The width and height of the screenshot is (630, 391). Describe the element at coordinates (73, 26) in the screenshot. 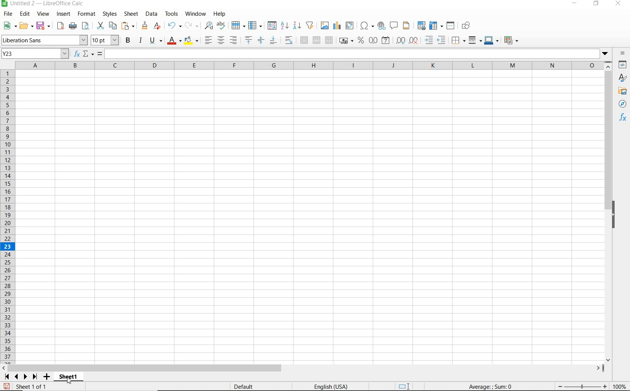

I see `PRINT` at that location.